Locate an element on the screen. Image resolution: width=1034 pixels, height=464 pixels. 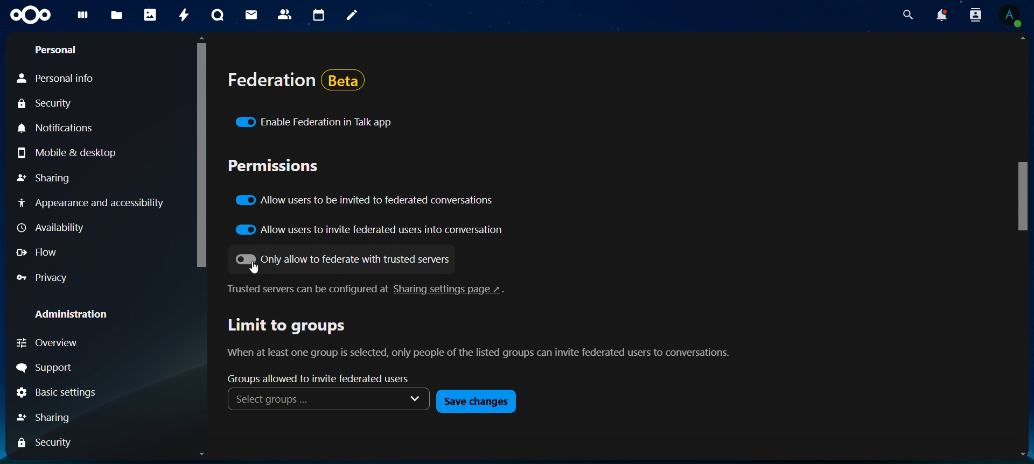
icon is located at coordinates (30, 15).